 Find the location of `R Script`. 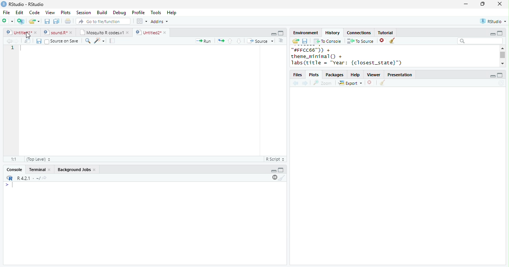

R Script is located at coordinates (275, 159).